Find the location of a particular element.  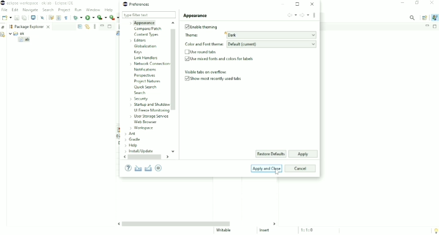

Keys is located at coordinates (138, 52).